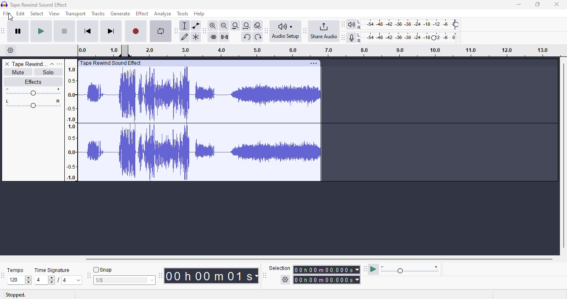 The width and height of the screenshot is (567, 299). I want to click on audacity share audio toolbar, so click(321, 32).